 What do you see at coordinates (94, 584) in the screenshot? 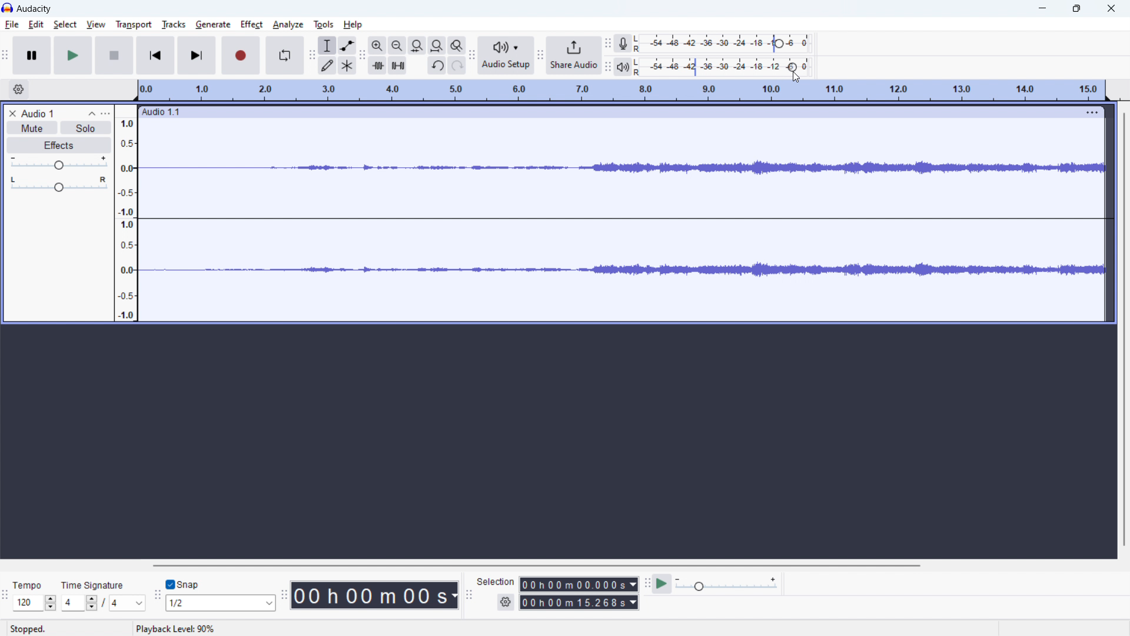
I see `Time Signature` at bounding box center [94, 584].